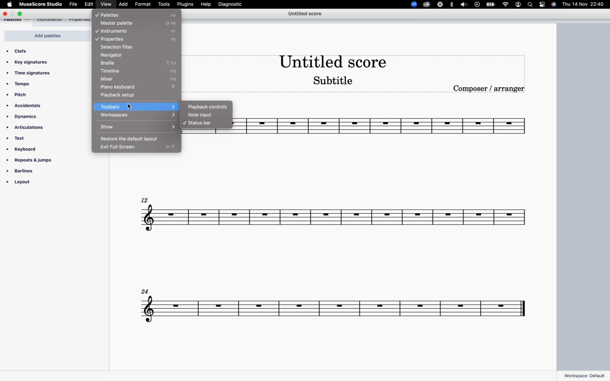 The image size is (610, 381). What do you see at coordinates (26, 171) in the screenshot?
I see `barlines` at bounding box center [26, 171].